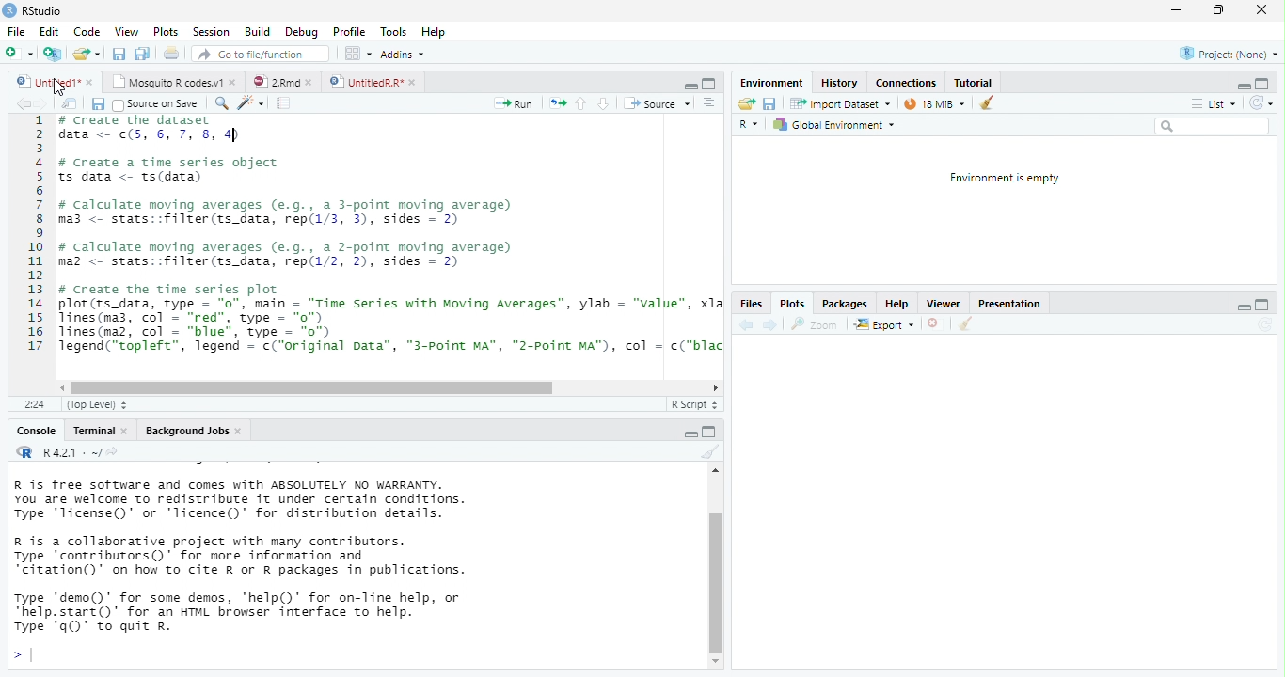  I want to click on Refresh, so click(1261, 103).